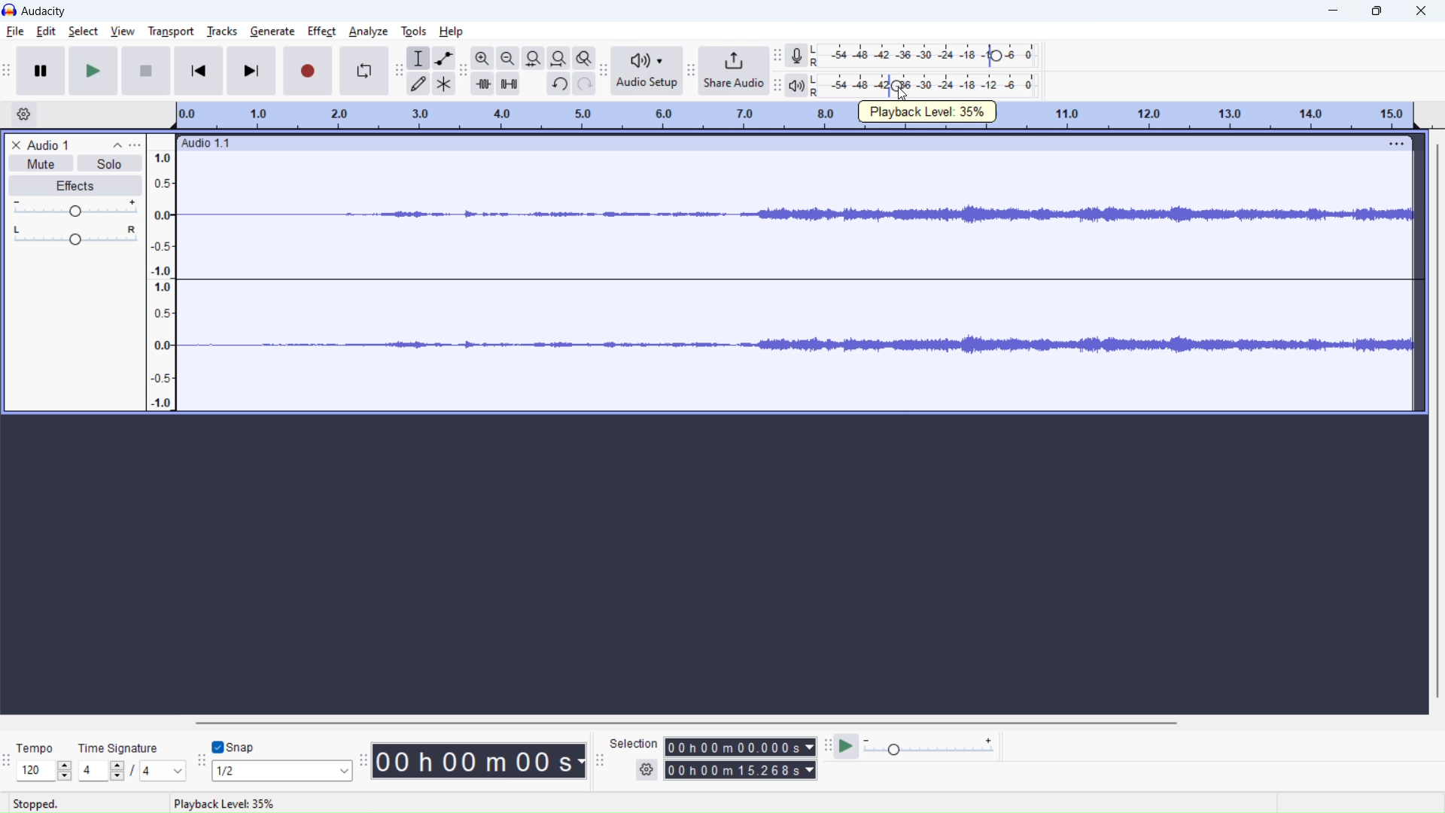 The width and height of the screenshot is (1445, 813). I want to click on tools, so click(414, 31).